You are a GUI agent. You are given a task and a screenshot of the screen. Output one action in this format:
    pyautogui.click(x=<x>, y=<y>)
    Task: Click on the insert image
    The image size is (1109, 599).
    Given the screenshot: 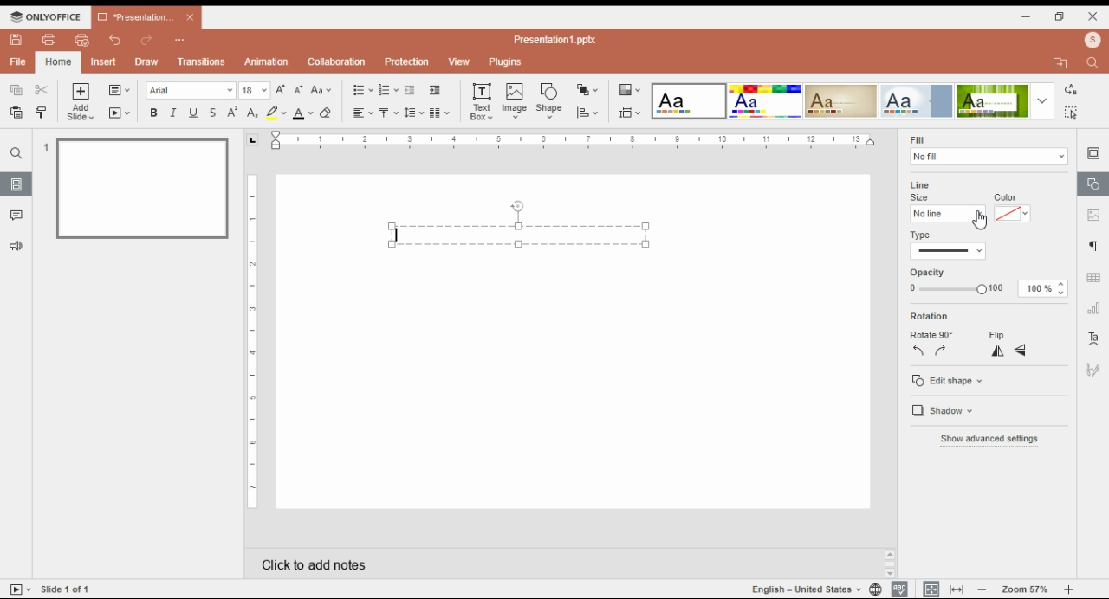 What is the action you would take?
    pyautogui.click(x=516, y=102)
    